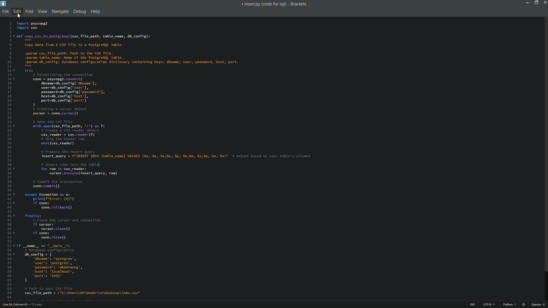 The width and height of the screenshot is (548, 308). Describe the element at coordinates (96, 12) in the screenshot. I see `help menu` at that location.